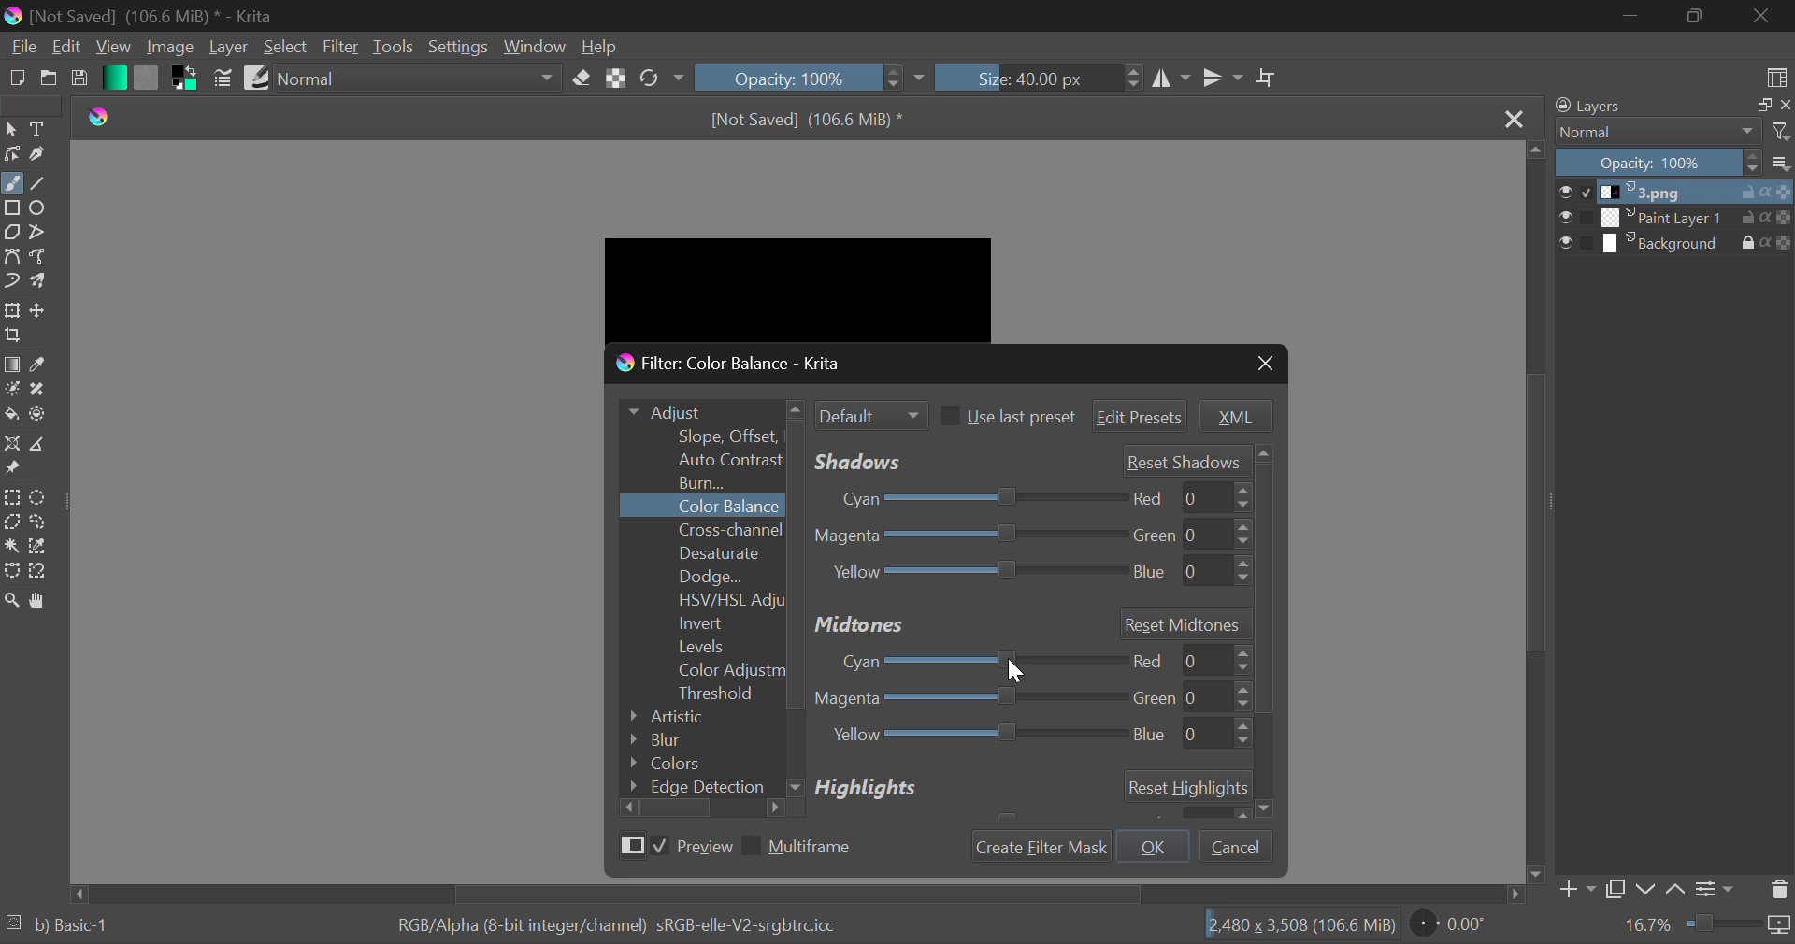 The image size is (1795, 944). I want to click on Opacity 100%, so click(1657, 163).